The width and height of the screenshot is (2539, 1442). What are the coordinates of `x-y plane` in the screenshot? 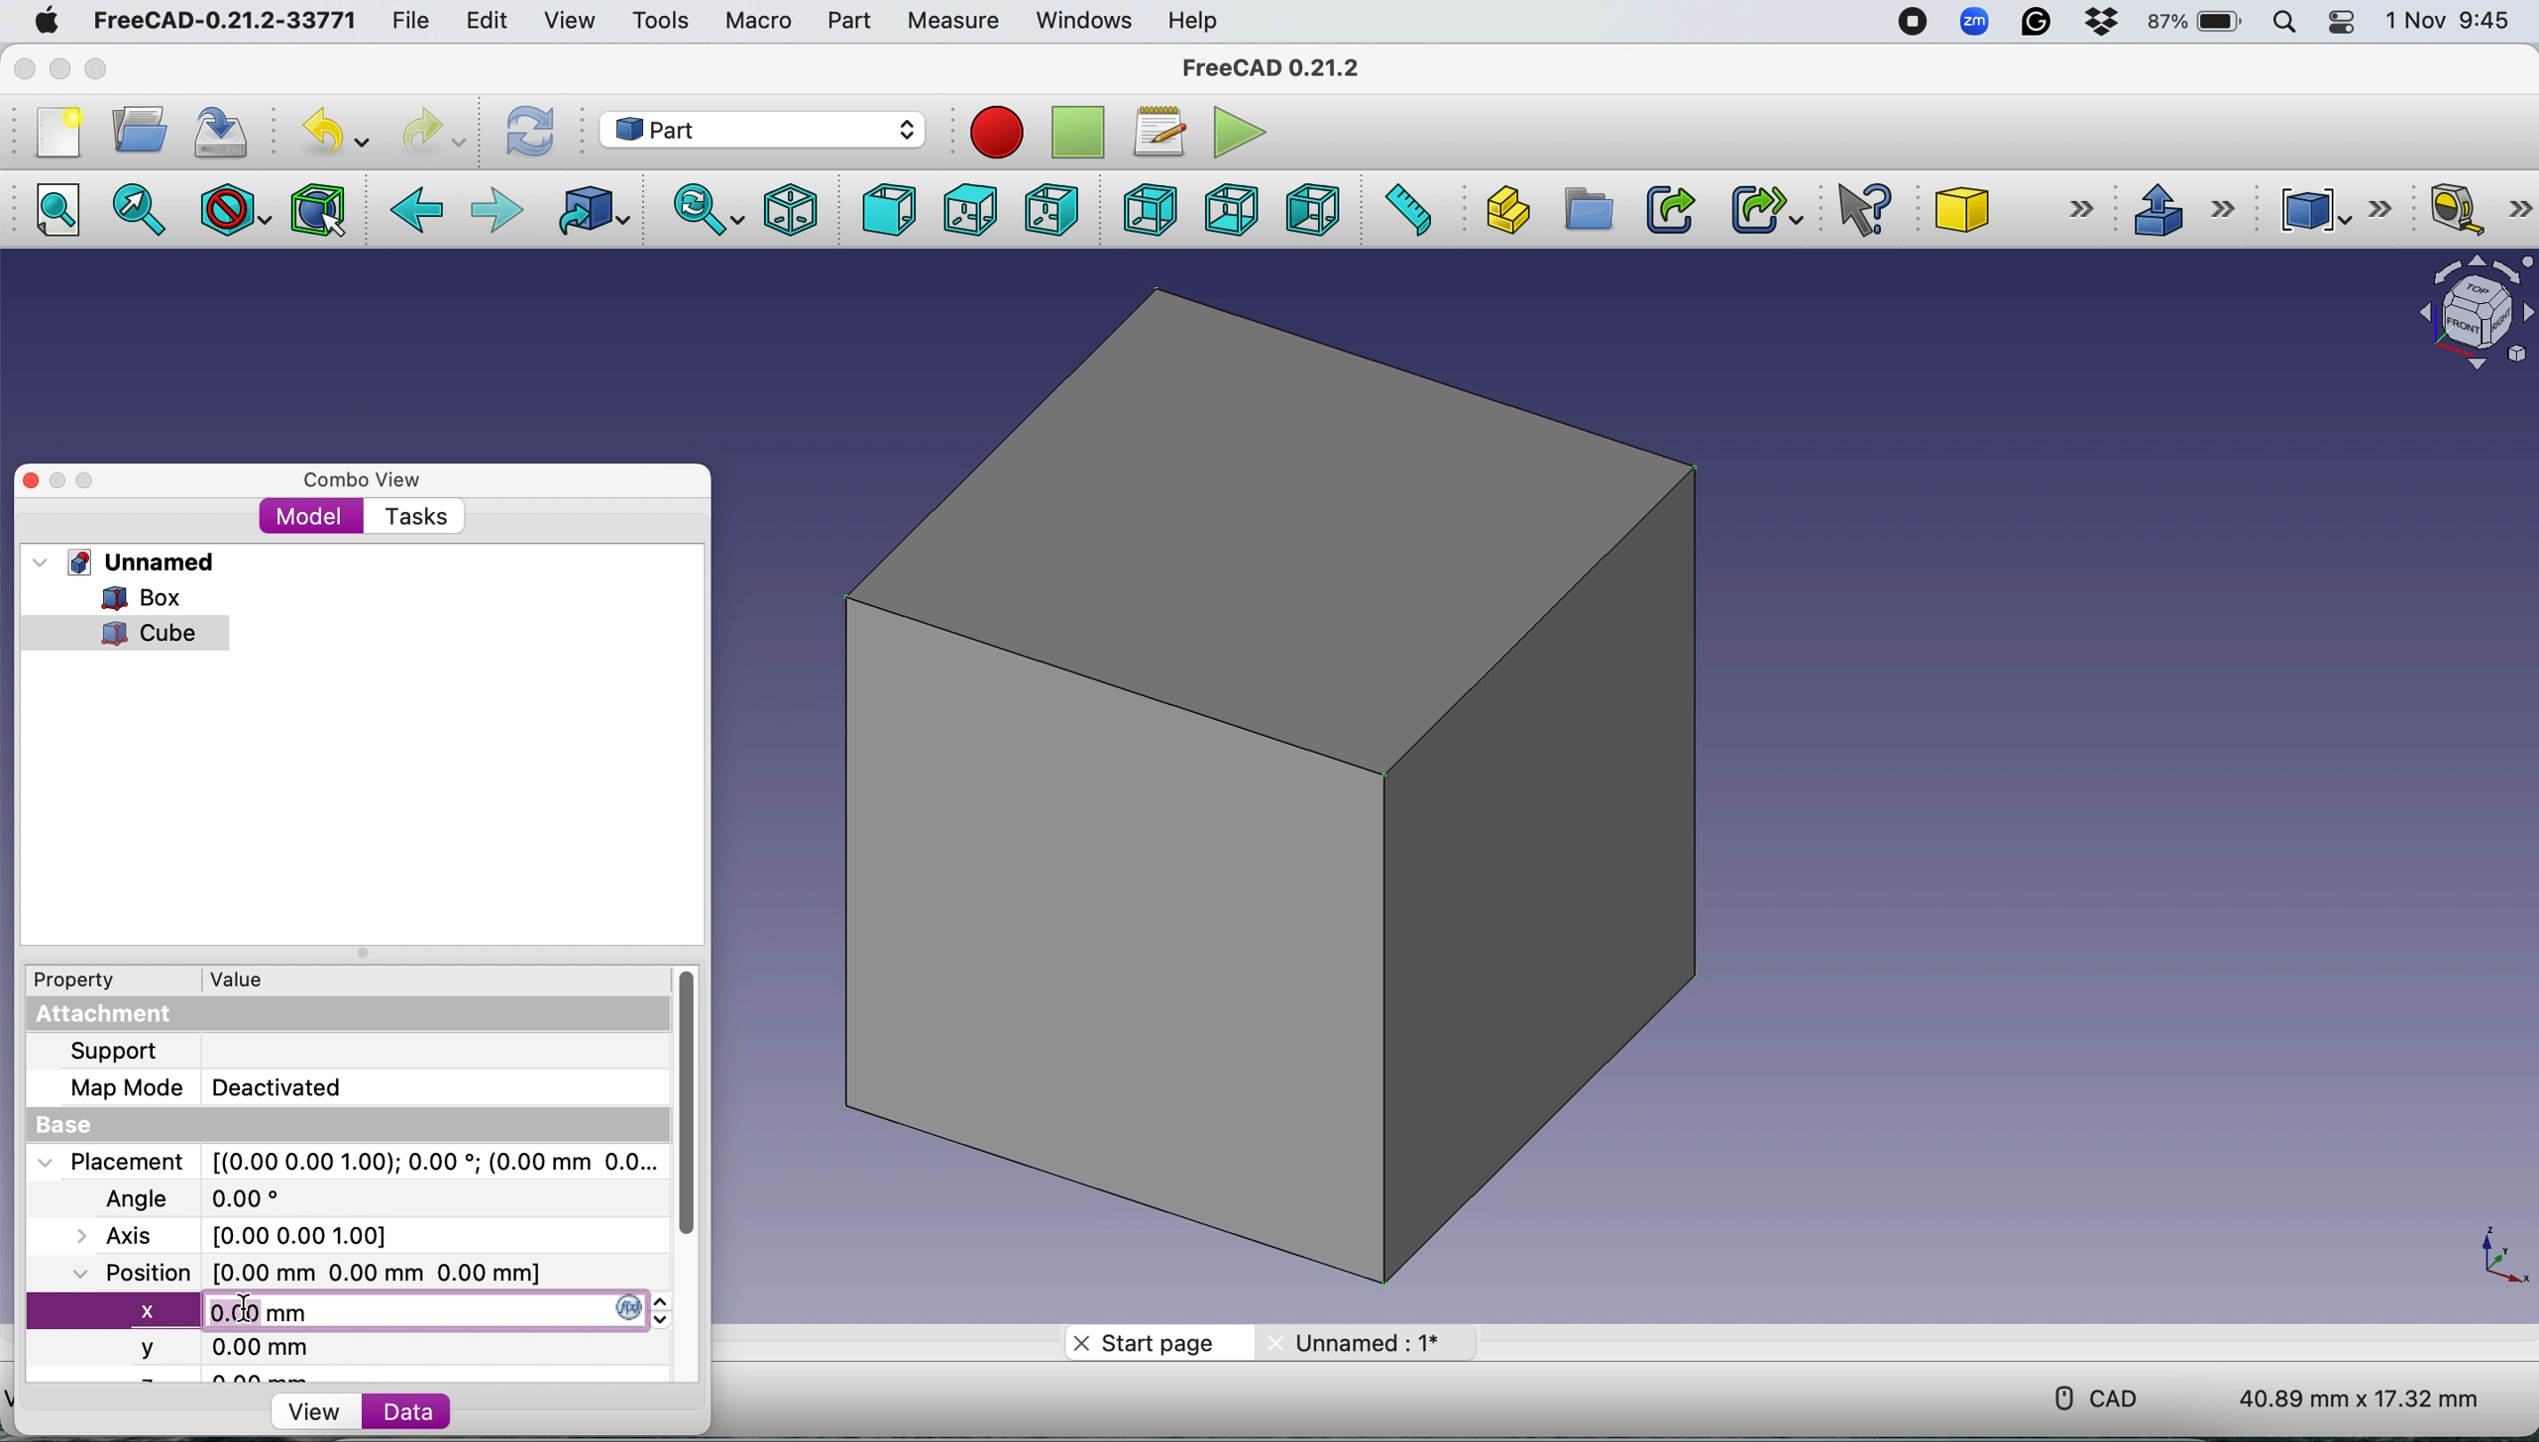 It's located at (2499, 1253).